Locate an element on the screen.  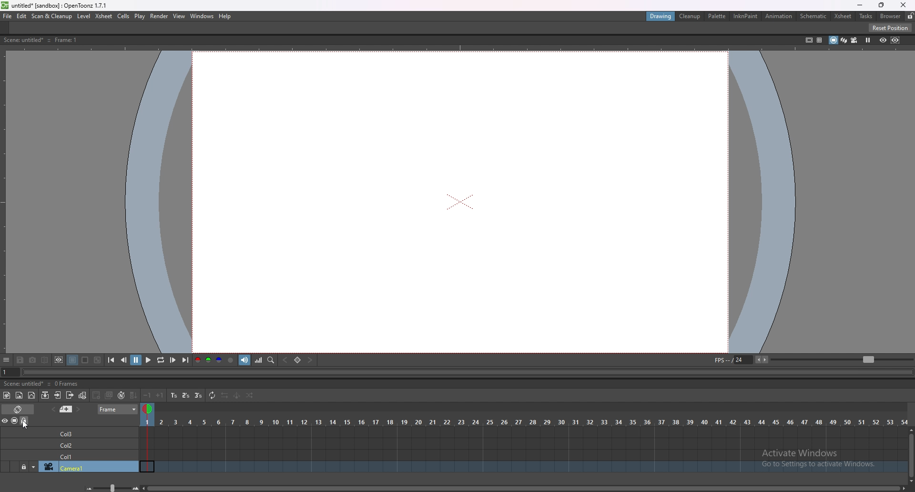
soundtrack is located at coordinates (245, 360).